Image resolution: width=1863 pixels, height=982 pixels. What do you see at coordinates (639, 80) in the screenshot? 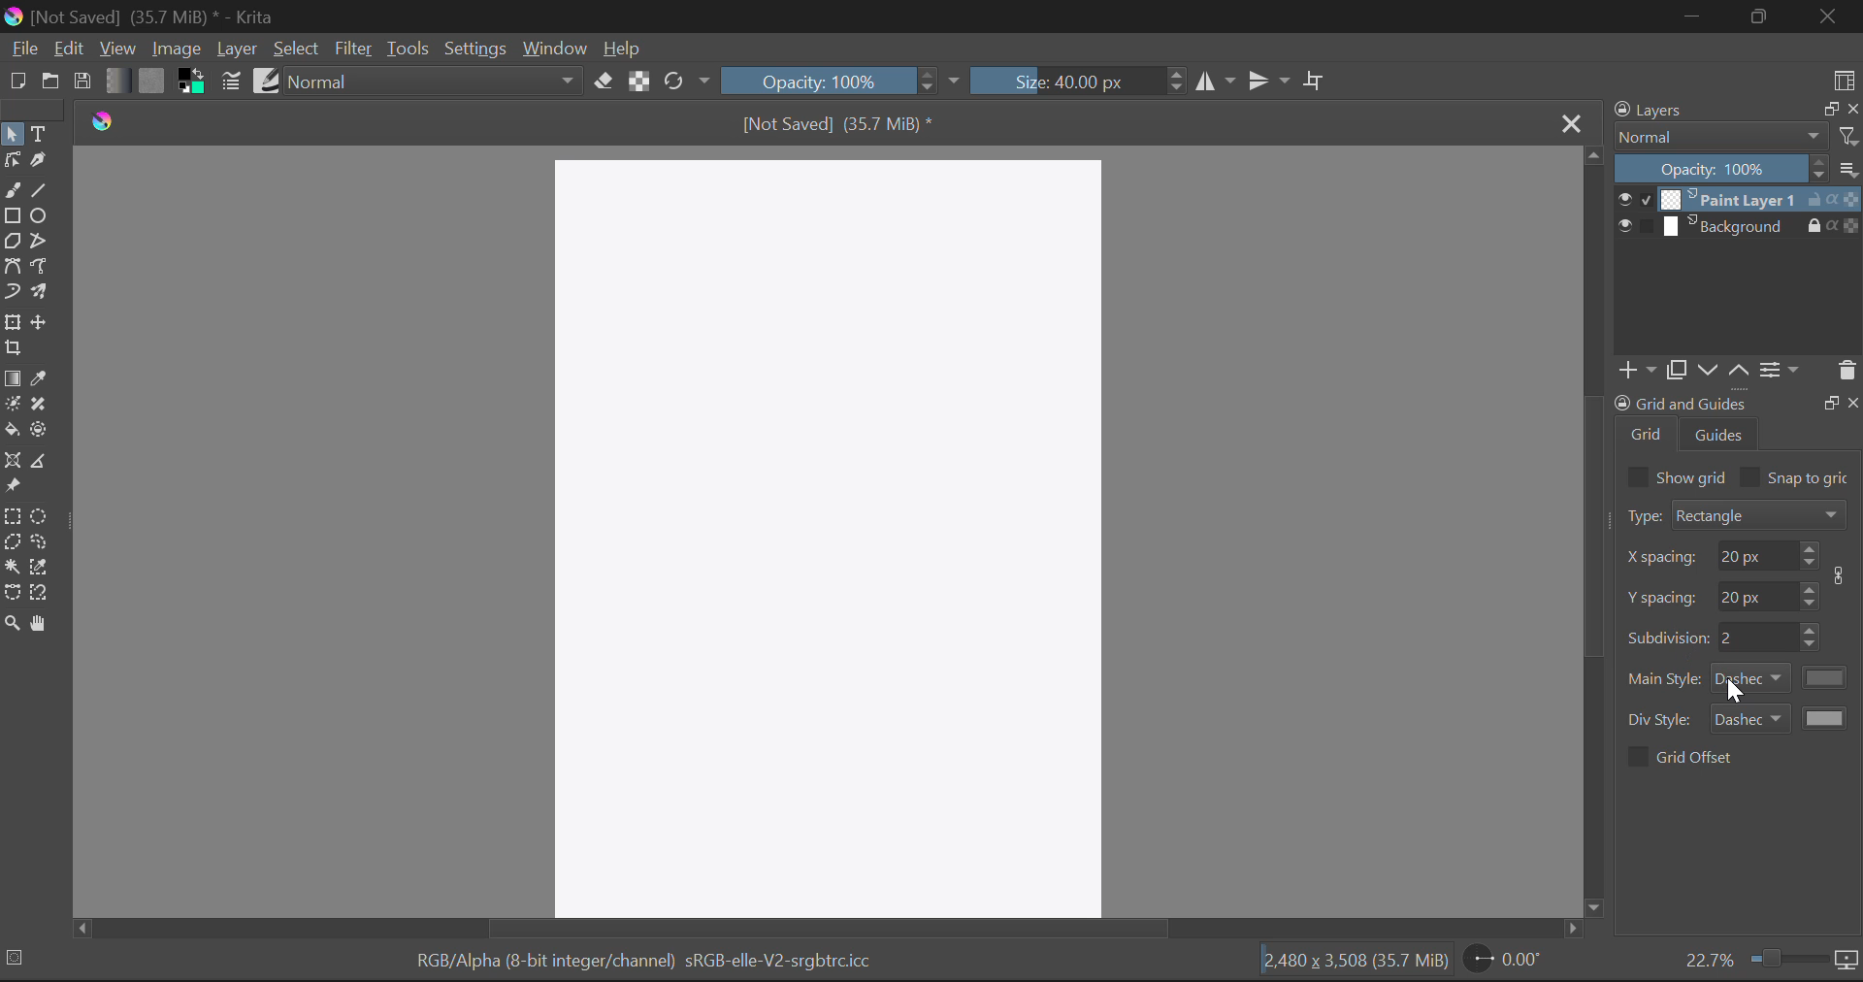
I see `Lock Alpha` at bounding box center [639, 80].